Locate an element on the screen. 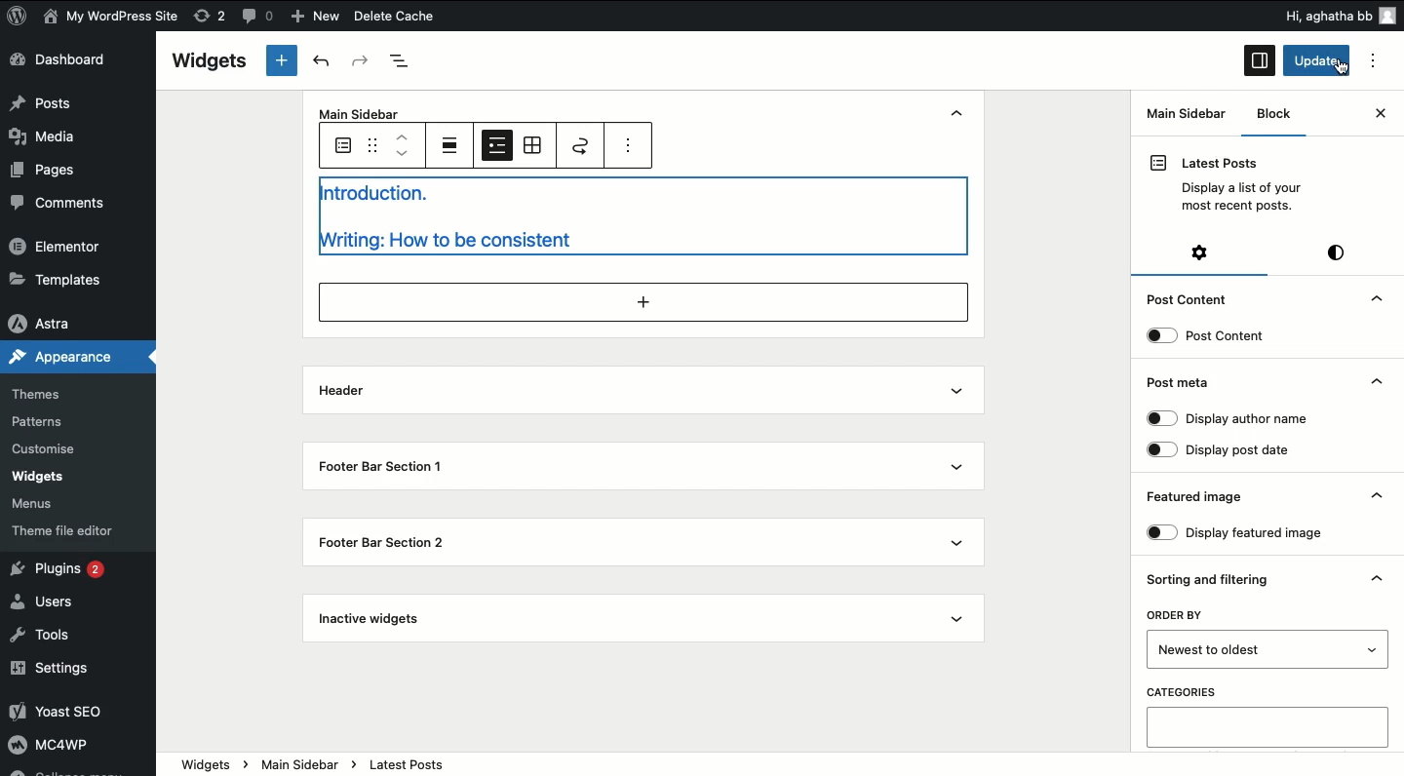 The height and width of the screenshot is (776, 1404). Elementor is located at coordinates (57, 244).